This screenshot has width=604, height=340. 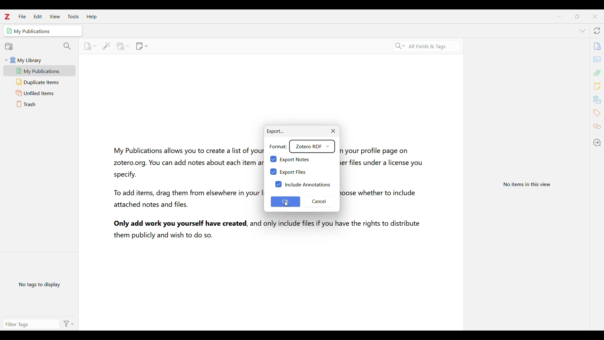 What do you see at coordinates (68, 324) in the screenshot?
I see `Action options` at bounding box center [68, 324].